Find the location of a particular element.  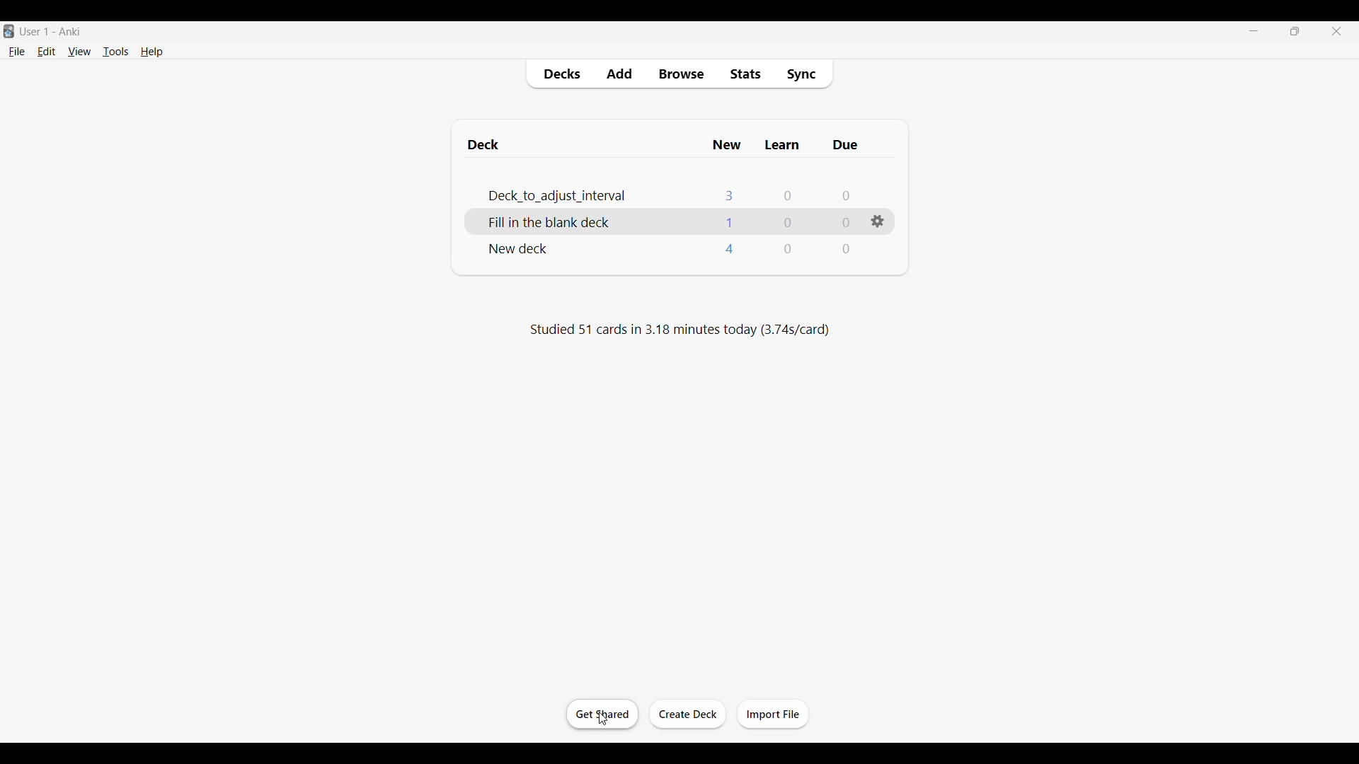

4 is located at coordinates (728, 250).